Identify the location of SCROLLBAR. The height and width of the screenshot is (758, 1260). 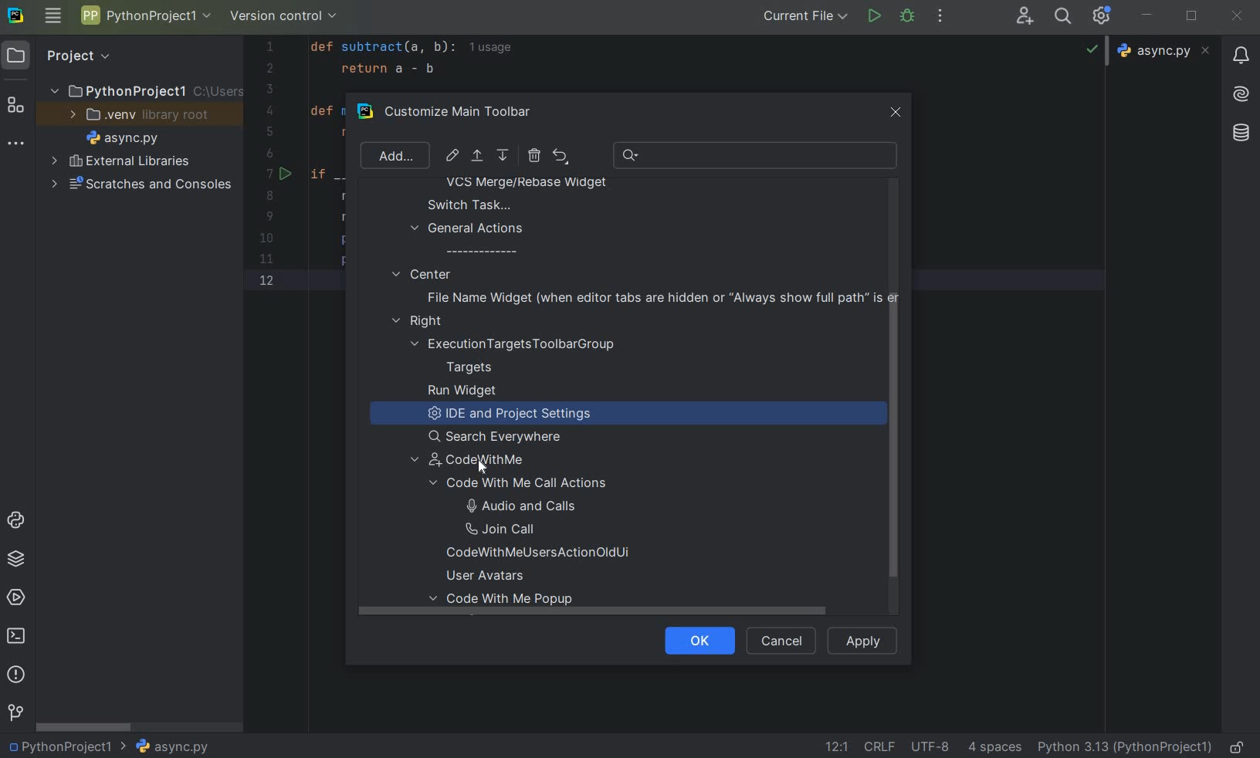
(85, 726).